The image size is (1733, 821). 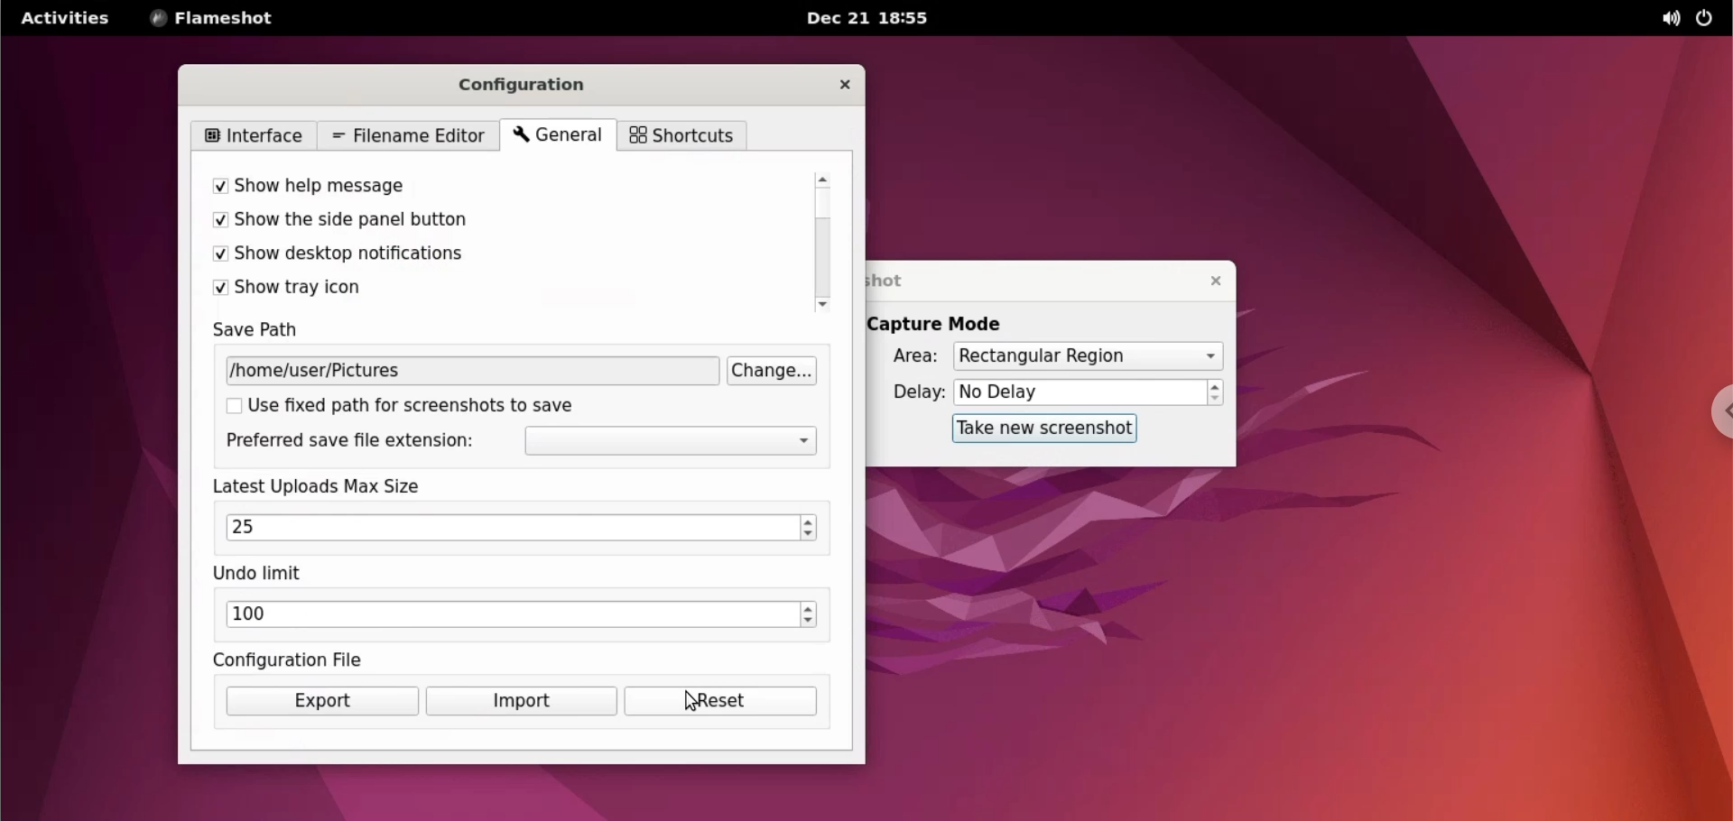 I want to click on sound options, so click(x=1666, y=19).